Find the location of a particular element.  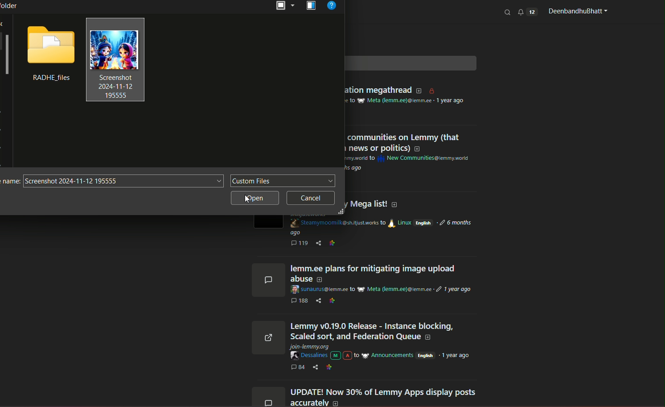

notification is located at coordinates (527, 12).